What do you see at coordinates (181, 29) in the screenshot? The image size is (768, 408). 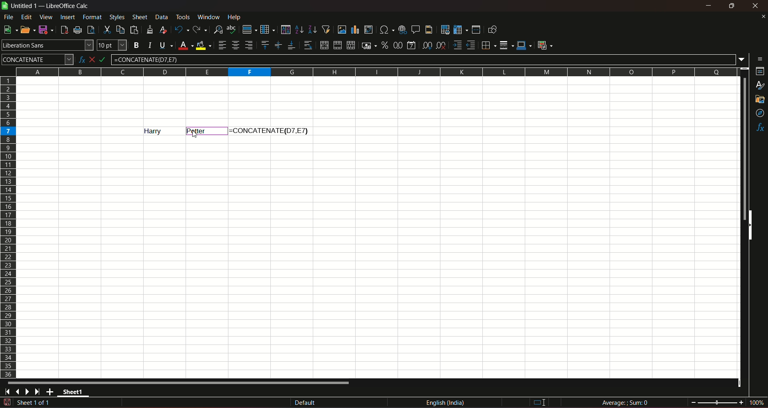 I see `undo` at bounding box center [181, 29].